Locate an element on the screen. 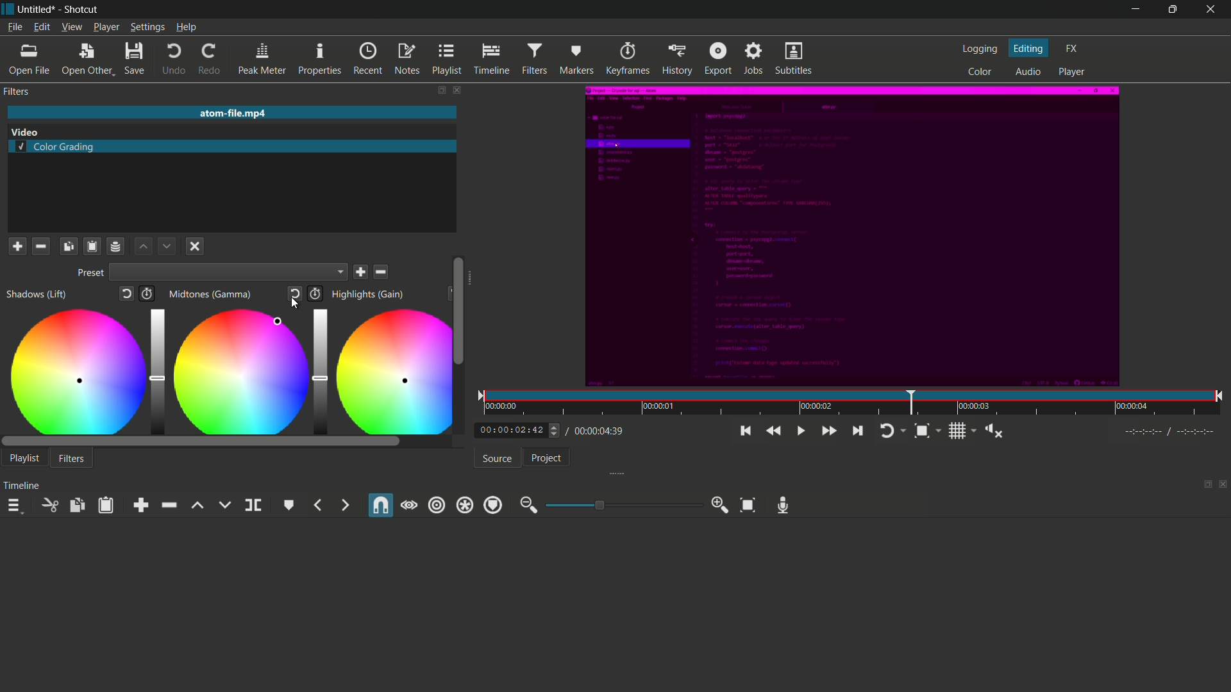 The height and width of the screenshot is (692, 1231). filters is located at coordinates (16, 92).